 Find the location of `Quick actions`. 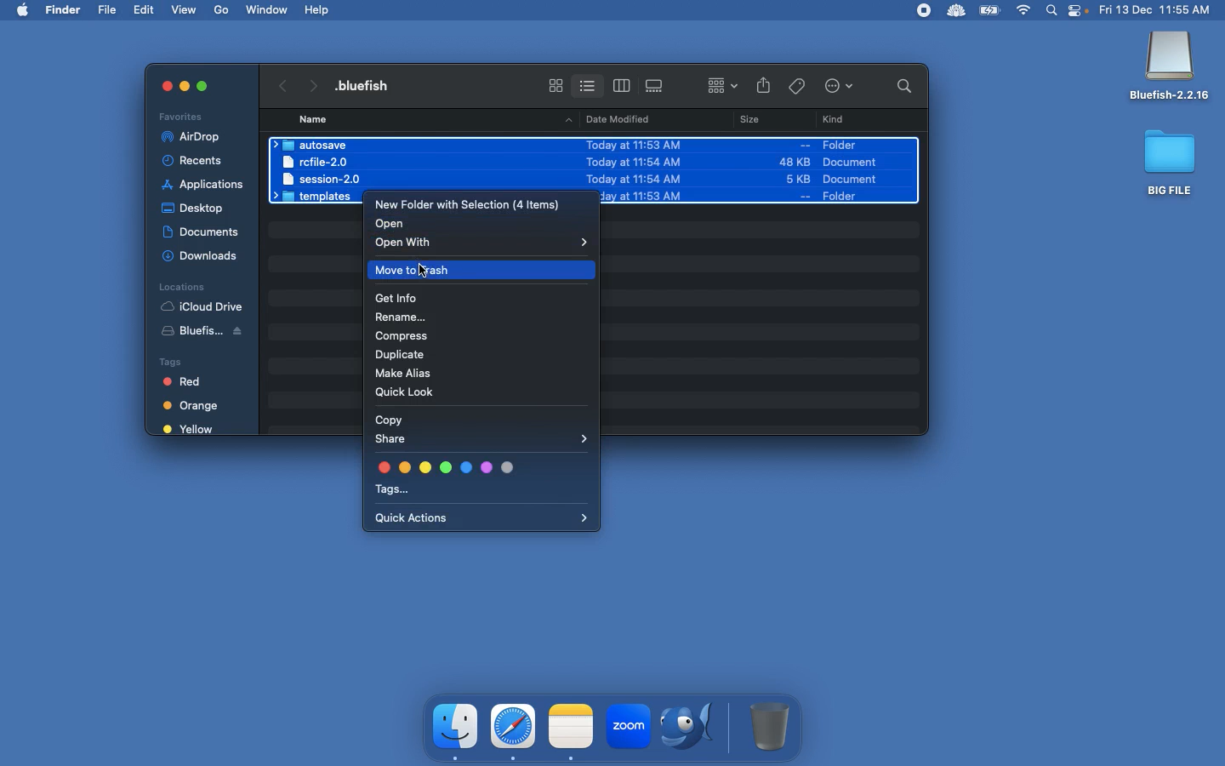

Quick actions is located at coordinates (481, 519).